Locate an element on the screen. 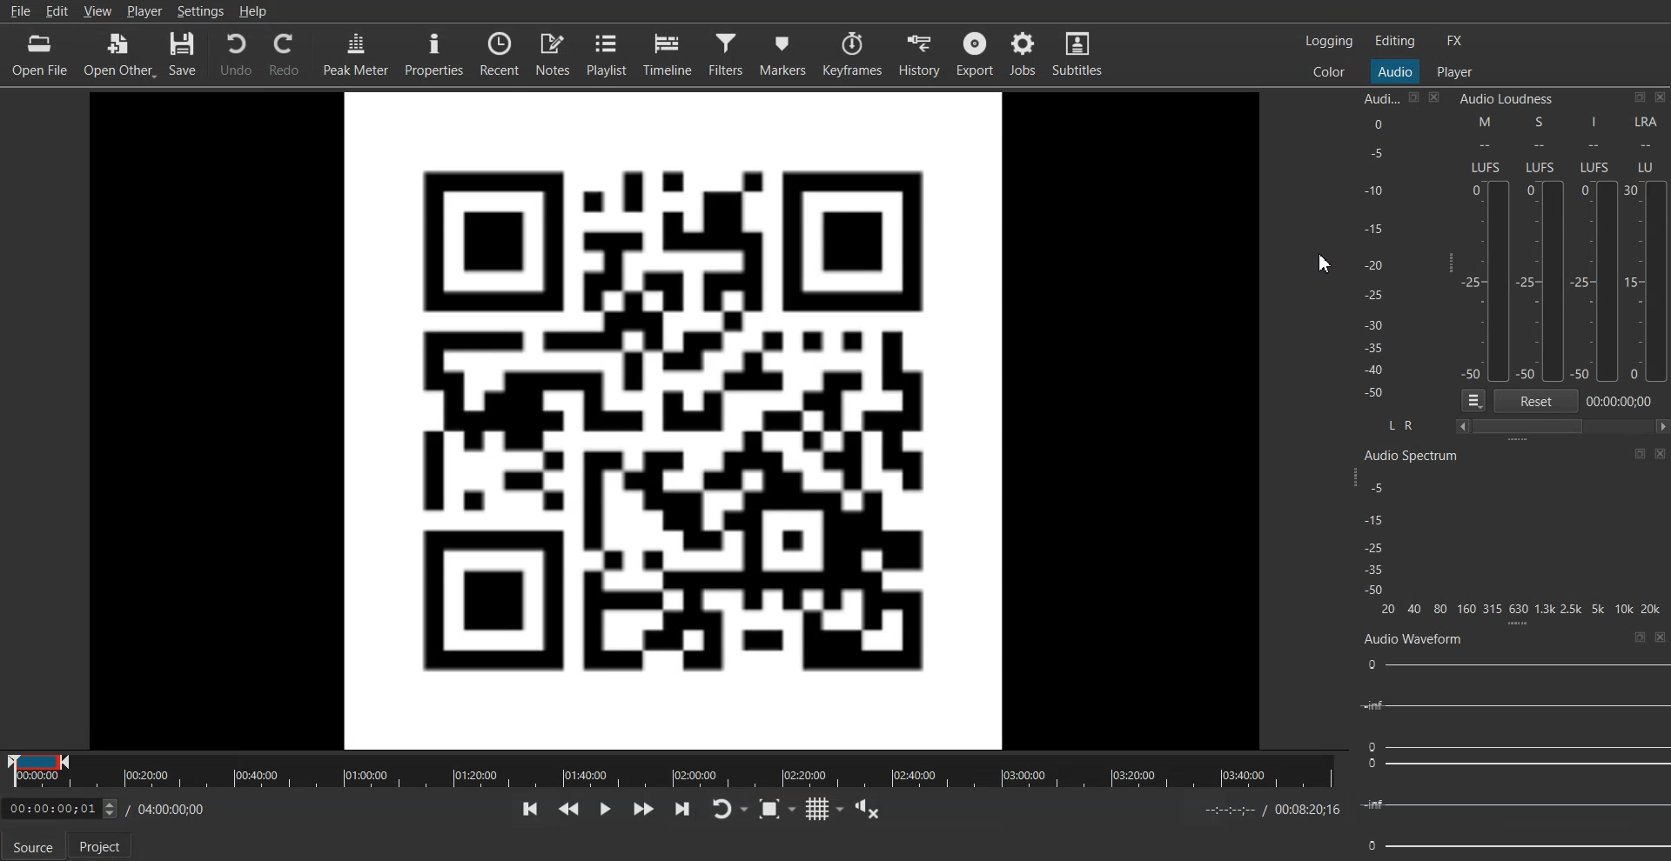 The image size is (1671, 861). Close is located at coordinates (1661, 97).